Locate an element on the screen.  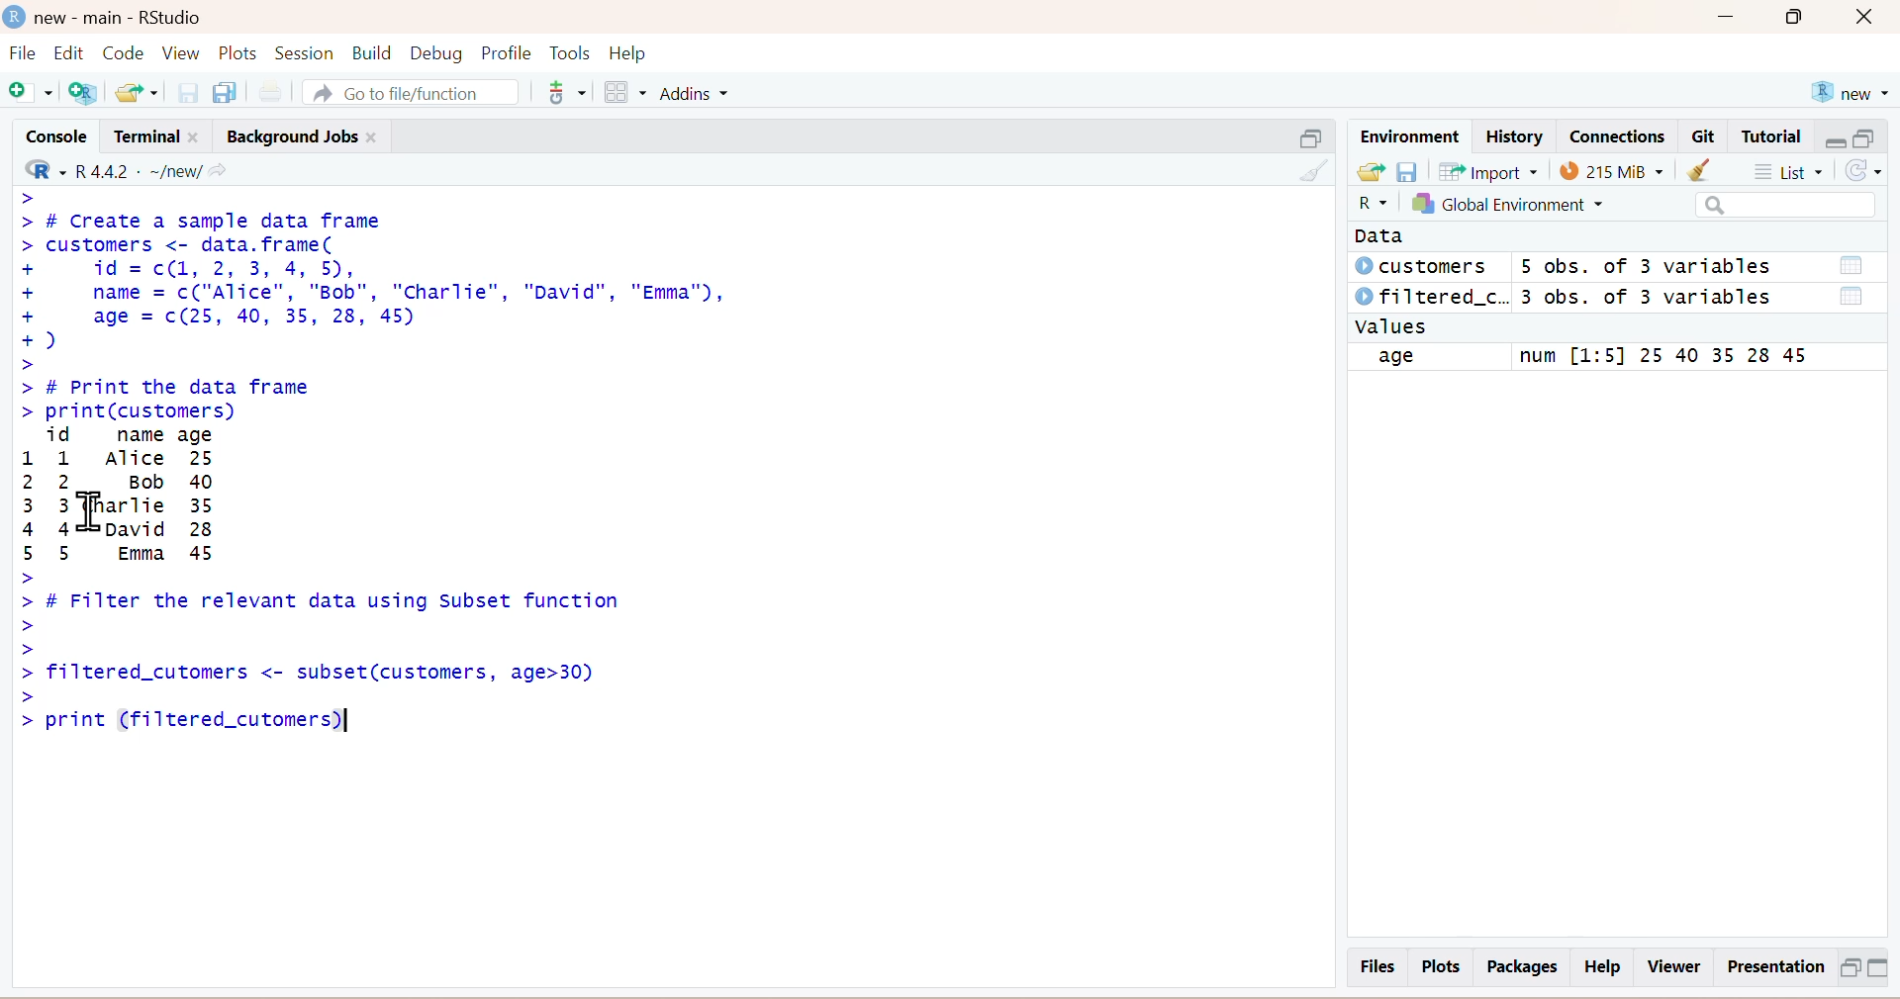
Minimize is located at coordinates (1729, 21).